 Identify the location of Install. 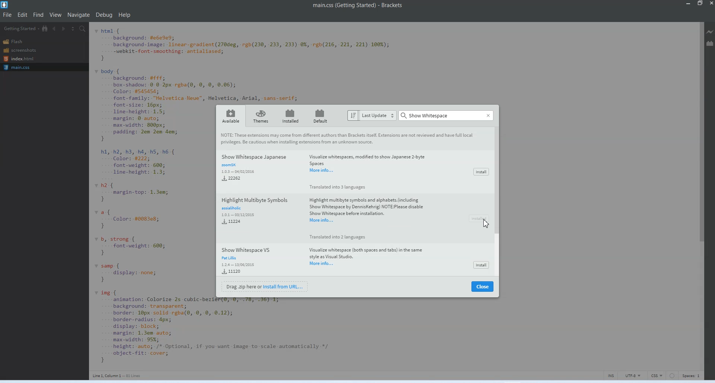
(480, 262).